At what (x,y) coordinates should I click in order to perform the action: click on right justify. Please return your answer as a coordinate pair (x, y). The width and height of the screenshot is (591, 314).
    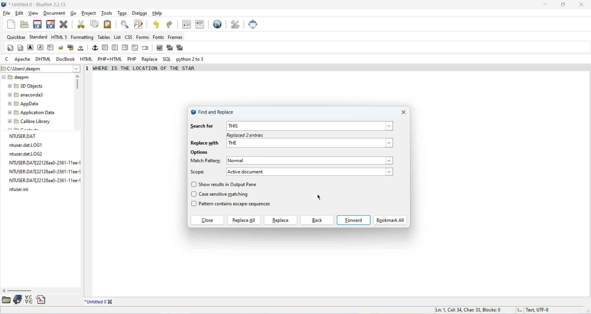
    Looking at the image, I should click on (125, 47).